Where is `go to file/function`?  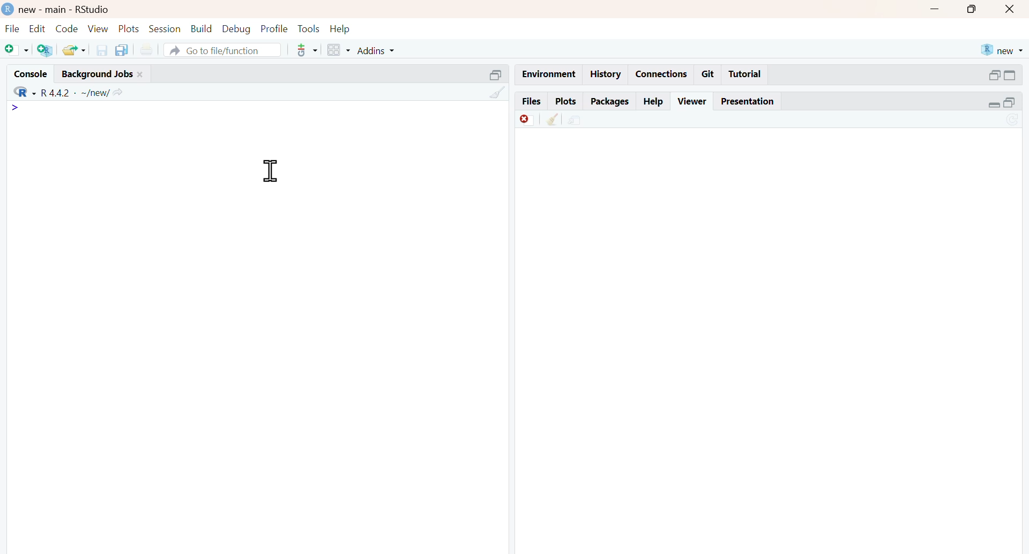
go to file/function is located at coordinates (223, 51).